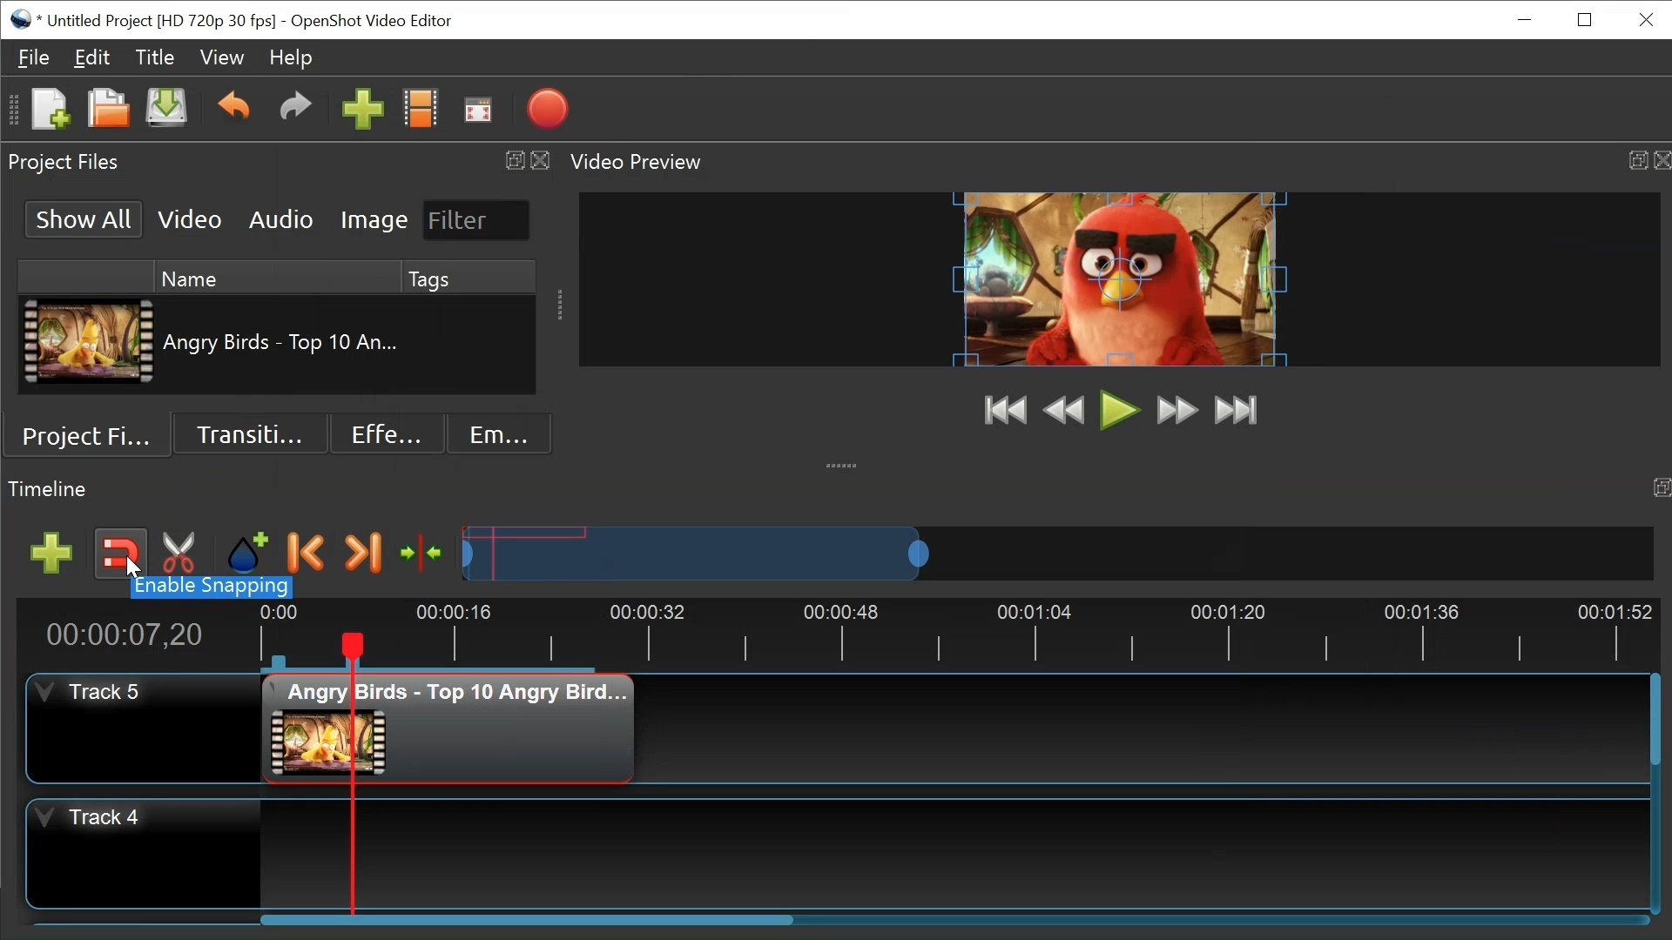 The width and height of the screenshot is (1672, 940). I want to click on Track Header, so click(91, 819).